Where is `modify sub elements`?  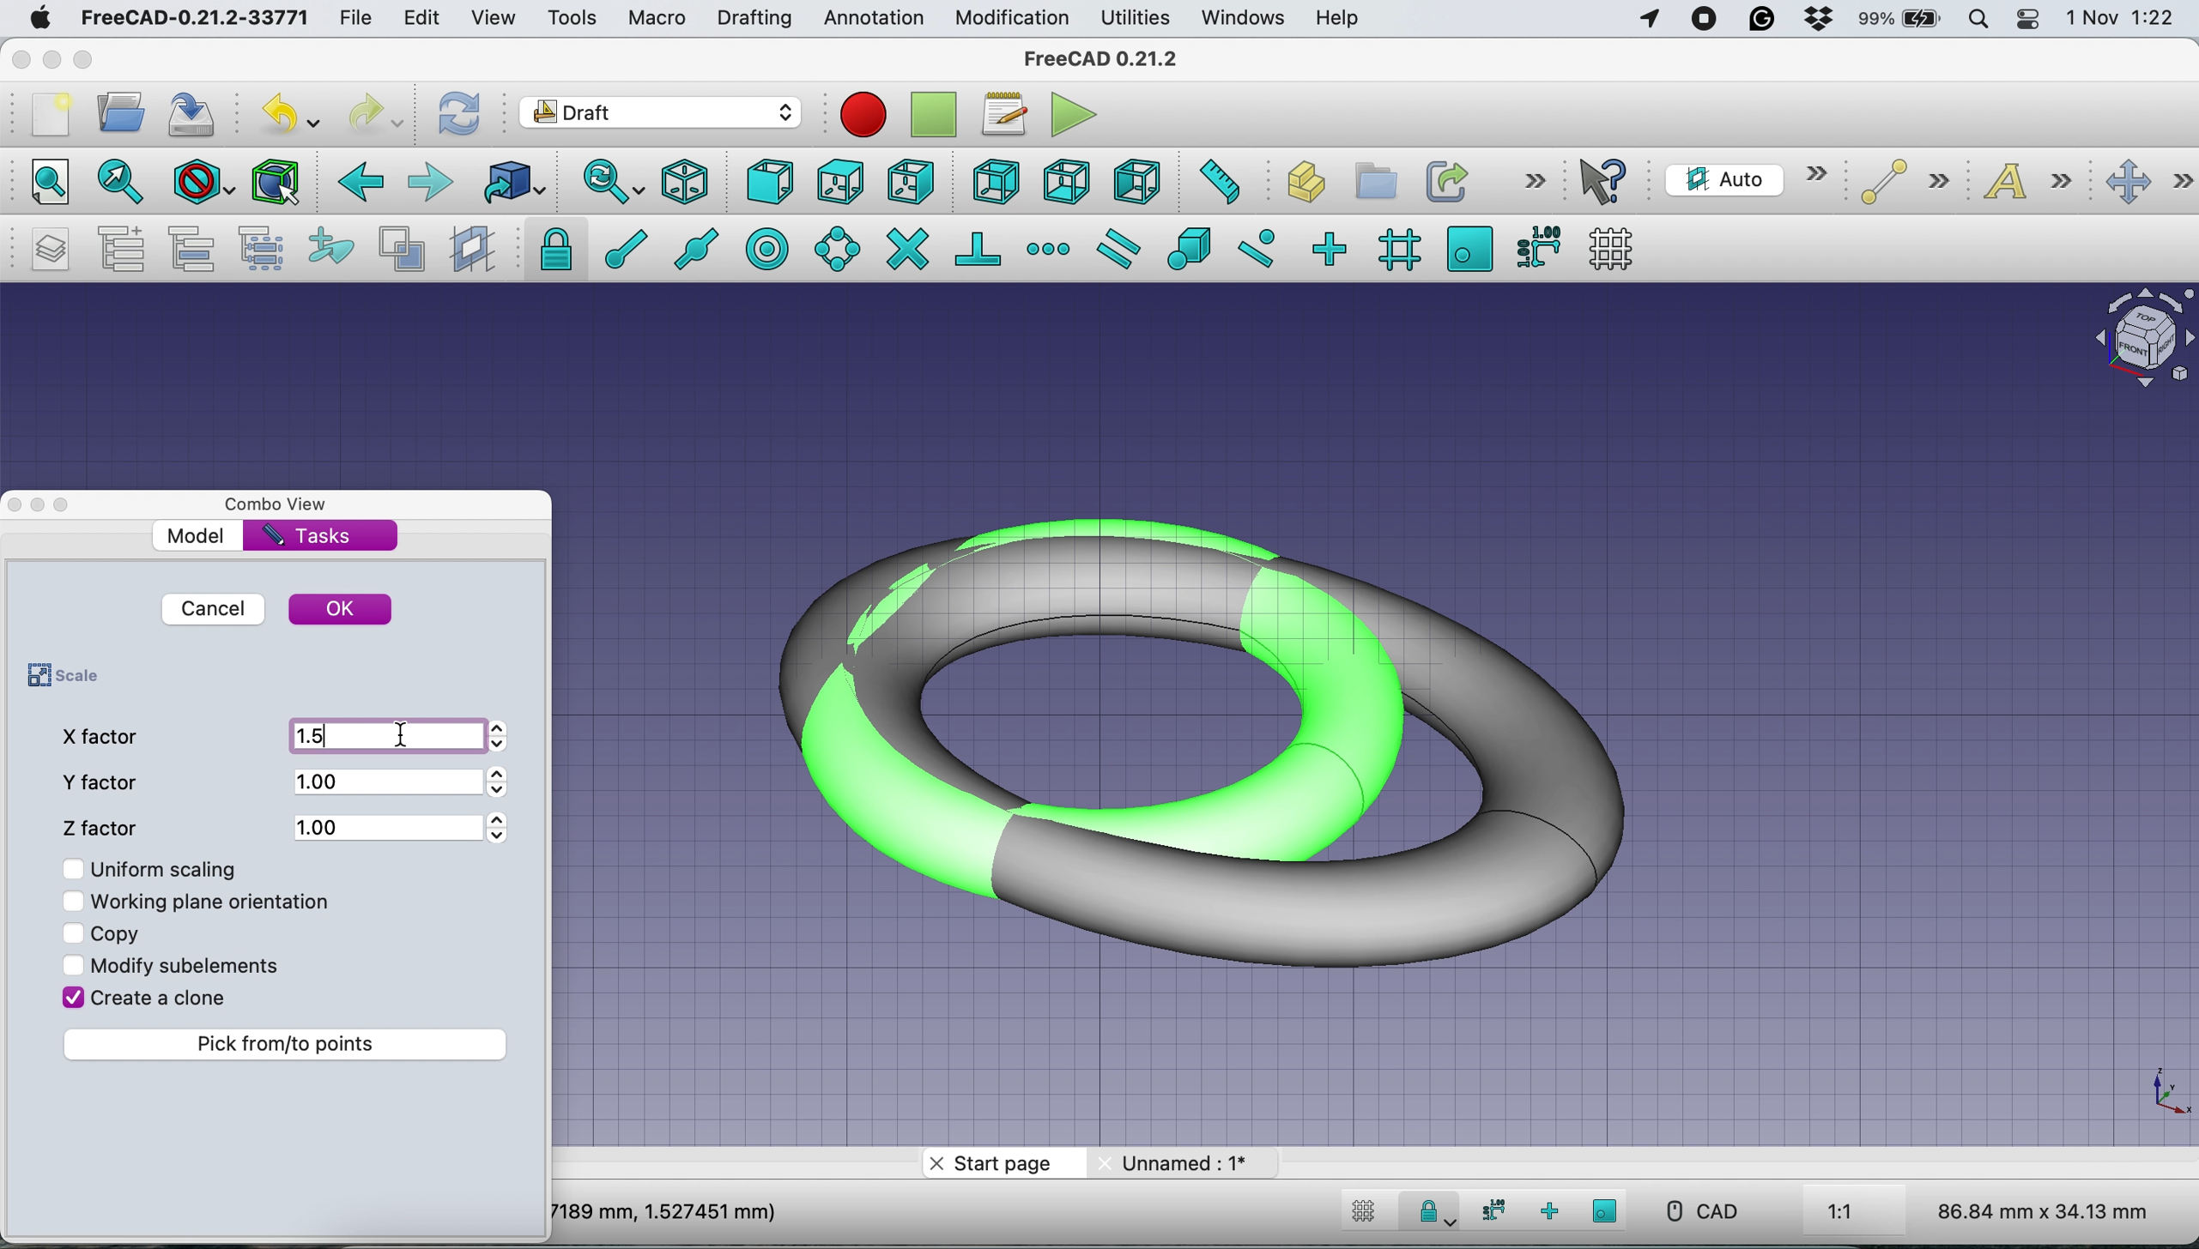
modify sub elements is located at coordinates (197, 962).